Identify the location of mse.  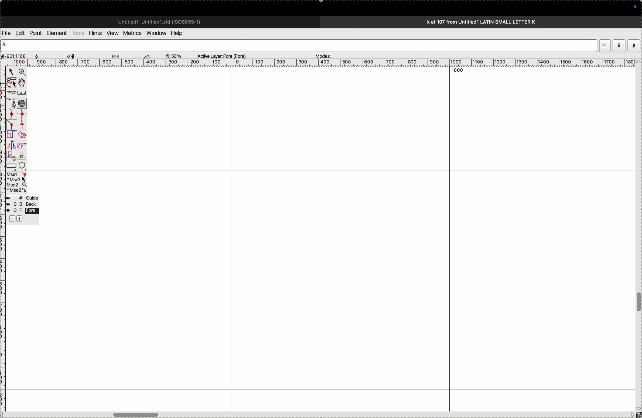
(18, 182).